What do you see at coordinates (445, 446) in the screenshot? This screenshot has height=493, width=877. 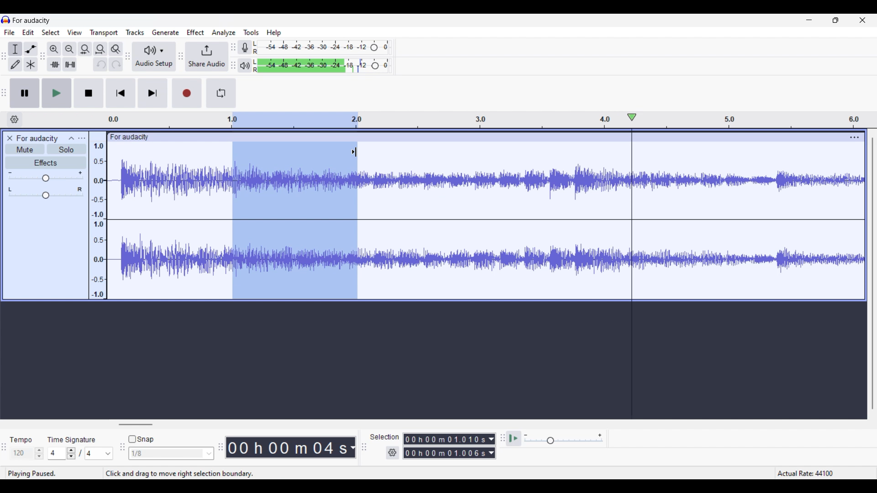 I see `0 0 h 0 0 m 0 0 0 0 0 s     0 0 h 02 m 1 3 0 6 8 s` at bounding box center [445, 446].